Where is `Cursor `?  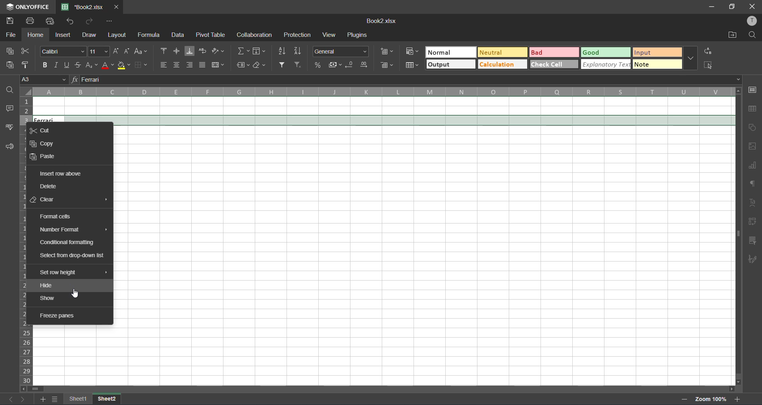 Cursor  is located at coordinates (76, 294).